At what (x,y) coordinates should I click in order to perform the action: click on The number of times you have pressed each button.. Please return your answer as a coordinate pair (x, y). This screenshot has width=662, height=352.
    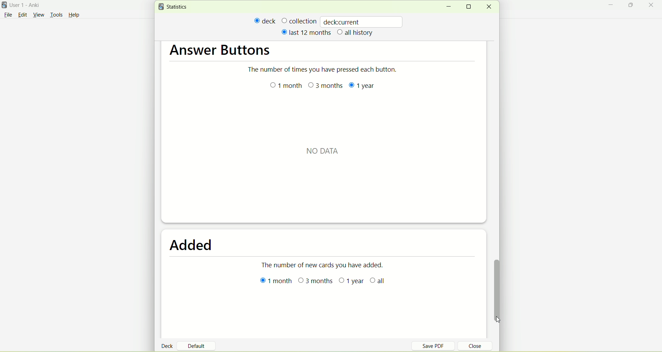
    Looking at the image, I should click on (325, 70).